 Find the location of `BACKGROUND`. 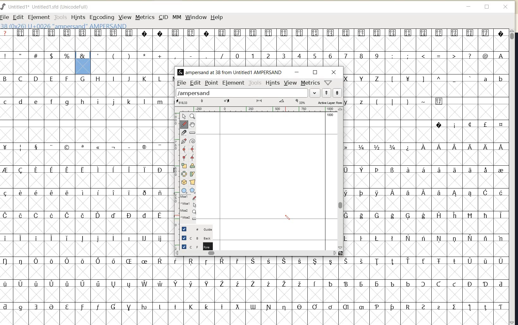

BACKGROUND is located at coordinates (193, 238).